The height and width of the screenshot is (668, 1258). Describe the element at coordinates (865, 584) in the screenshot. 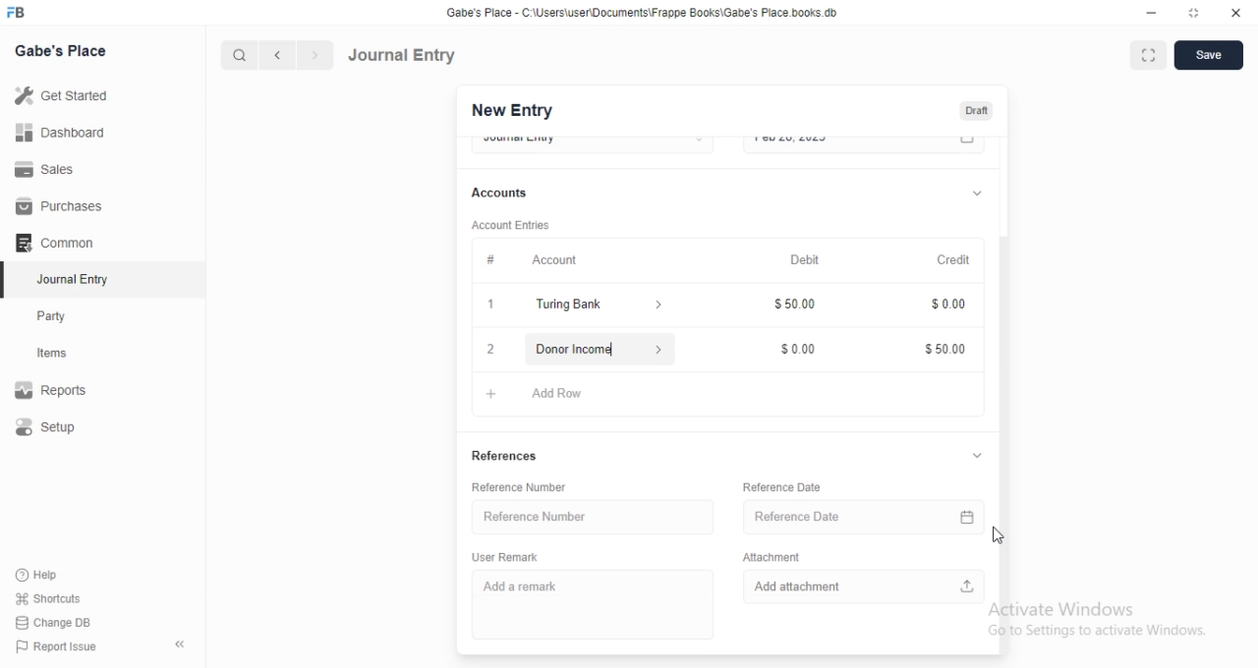

I see `Add attachment` at that location.